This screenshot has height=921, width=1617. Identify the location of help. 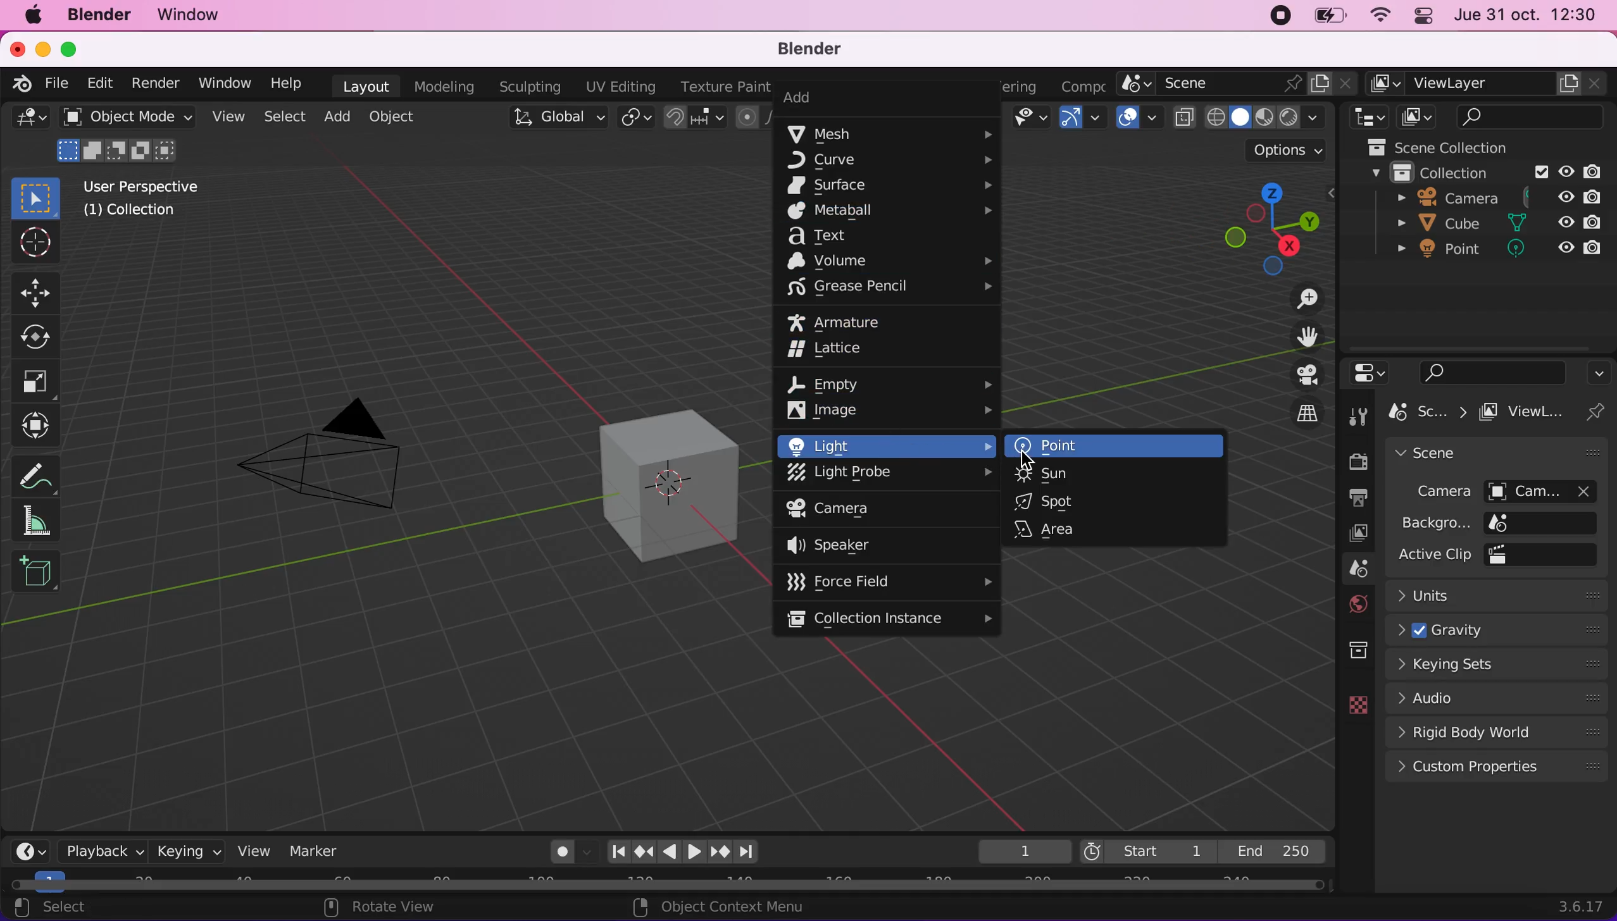
(289, 82).